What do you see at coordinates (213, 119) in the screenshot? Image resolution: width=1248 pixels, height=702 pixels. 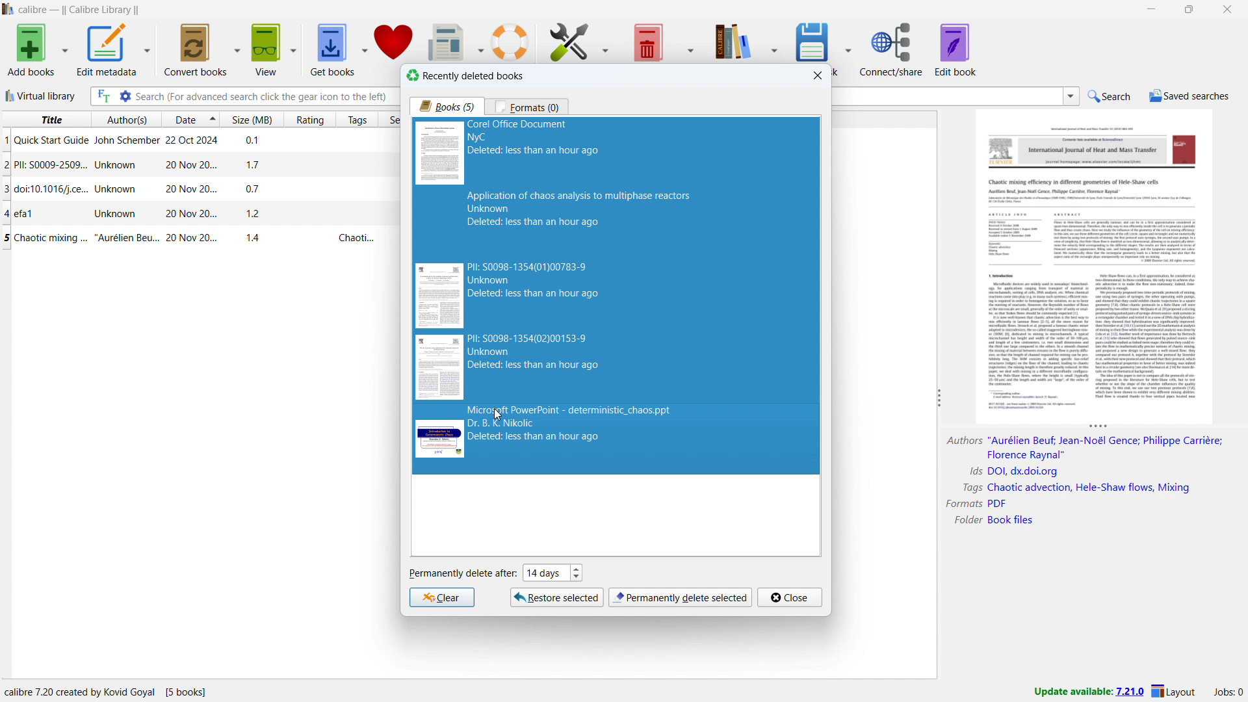 I see `select sorting order` at bounding box center [213, 119].